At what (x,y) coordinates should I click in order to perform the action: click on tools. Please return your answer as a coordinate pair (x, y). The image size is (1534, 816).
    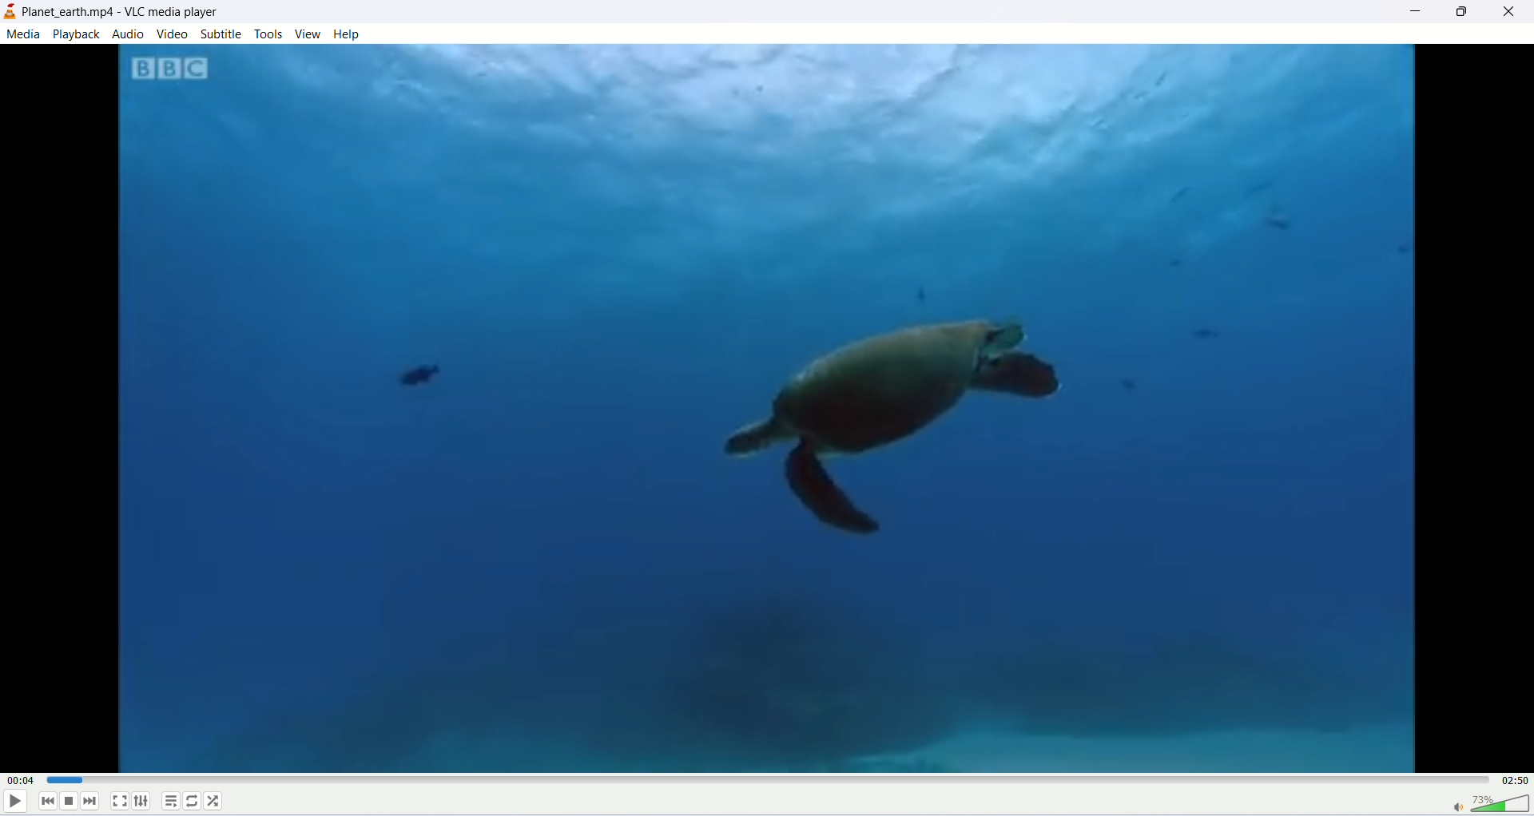
    Looking at the image, I should click on (267, 33).